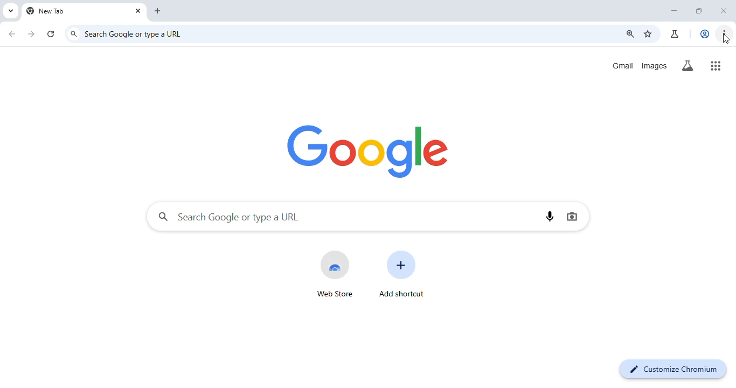 Image resolution: width=736 pixels, height=388 pixels. What do you see at coordinates (32, 33) in the screenshot?
I see `go forward` at bounding box center [32, 33].